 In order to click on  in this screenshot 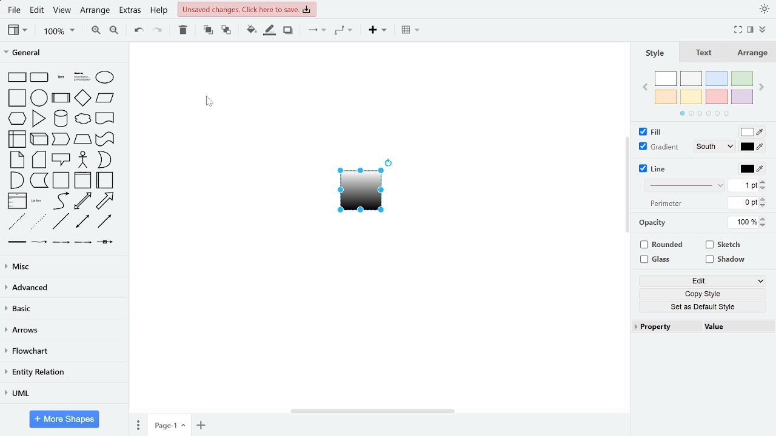, I will do `click(61, 242)`.